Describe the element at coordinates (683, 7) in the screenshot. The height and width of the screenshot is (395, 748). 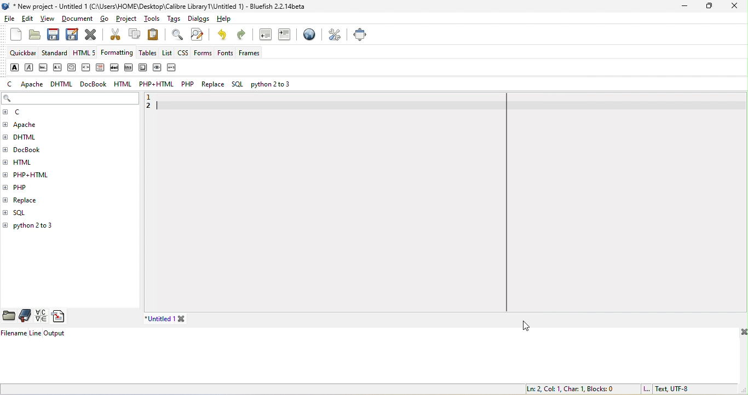
I see `minimize` at that location.